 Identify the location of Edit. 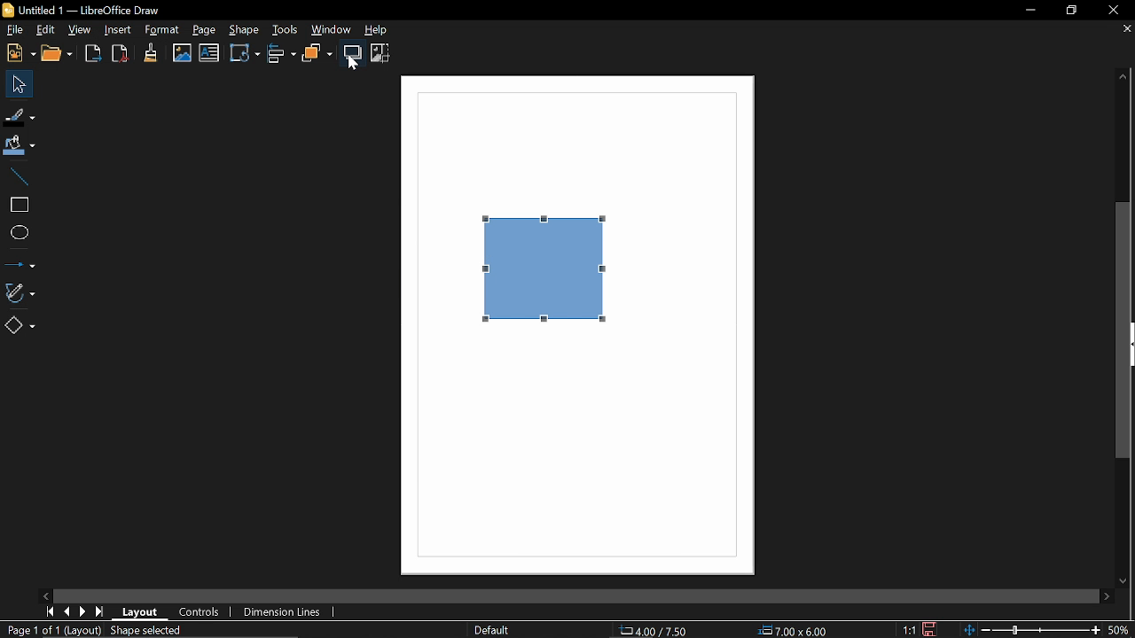
(45, 31).